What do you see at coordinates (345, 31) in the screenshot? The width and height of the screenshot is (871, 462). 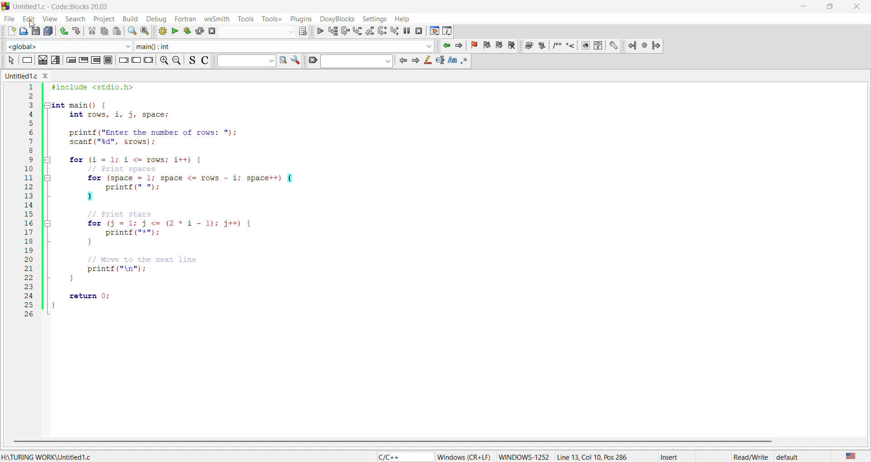 I see `next line` at bounding box center [345, 31].